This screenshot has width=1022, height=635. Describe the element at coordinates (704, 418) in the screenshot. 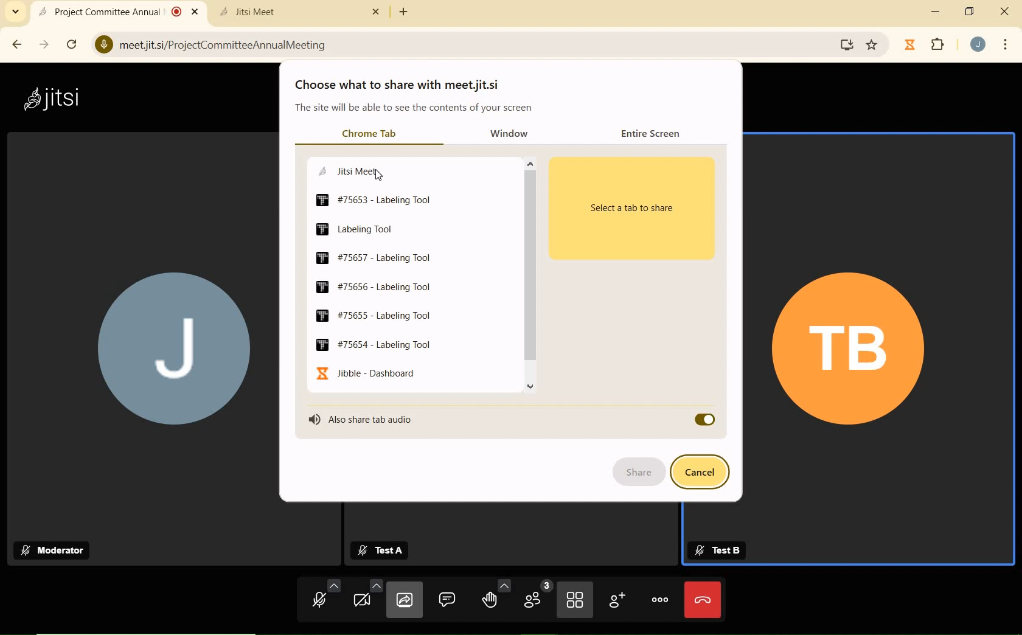

I see `toggle` at that location.